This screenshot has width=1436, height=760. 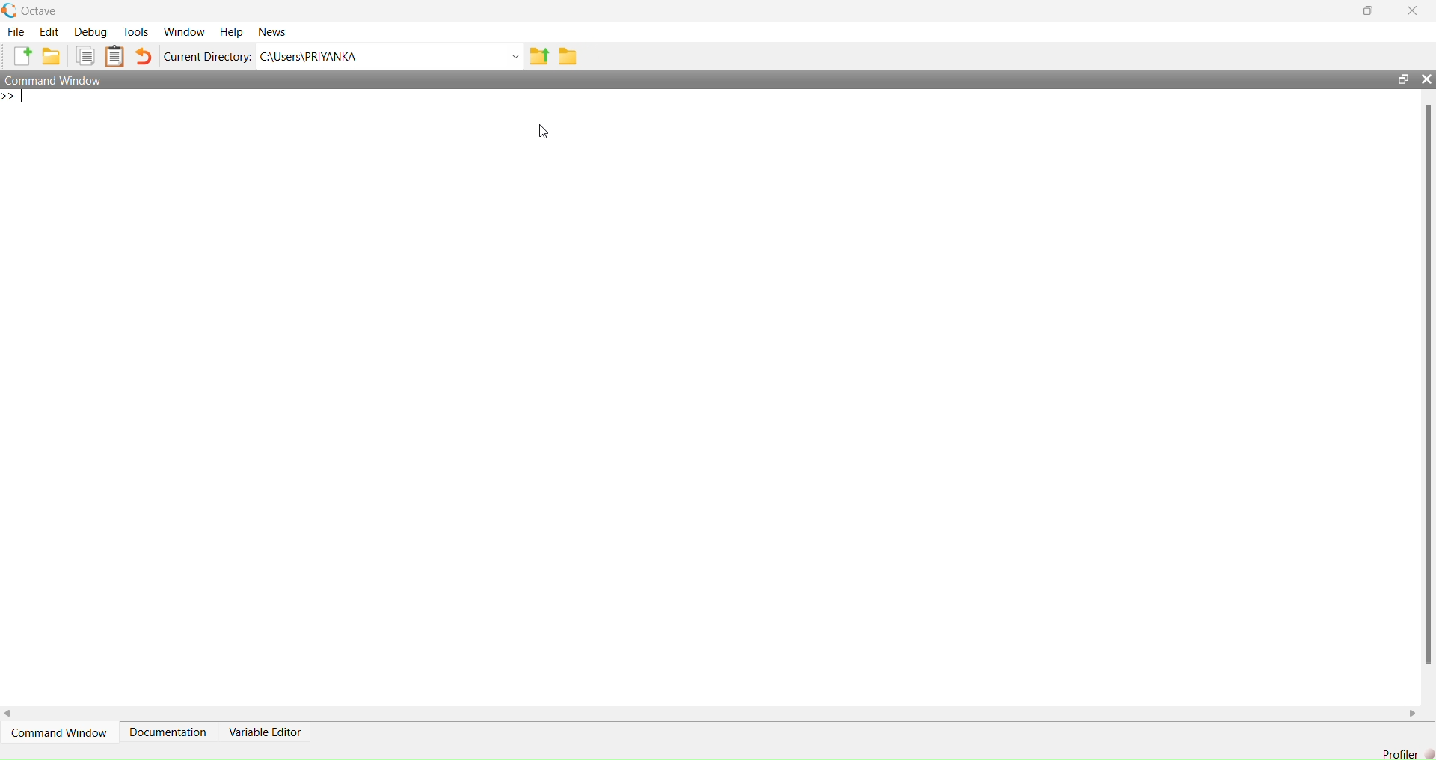 I want to click on close, so click(x=1414, y=9).